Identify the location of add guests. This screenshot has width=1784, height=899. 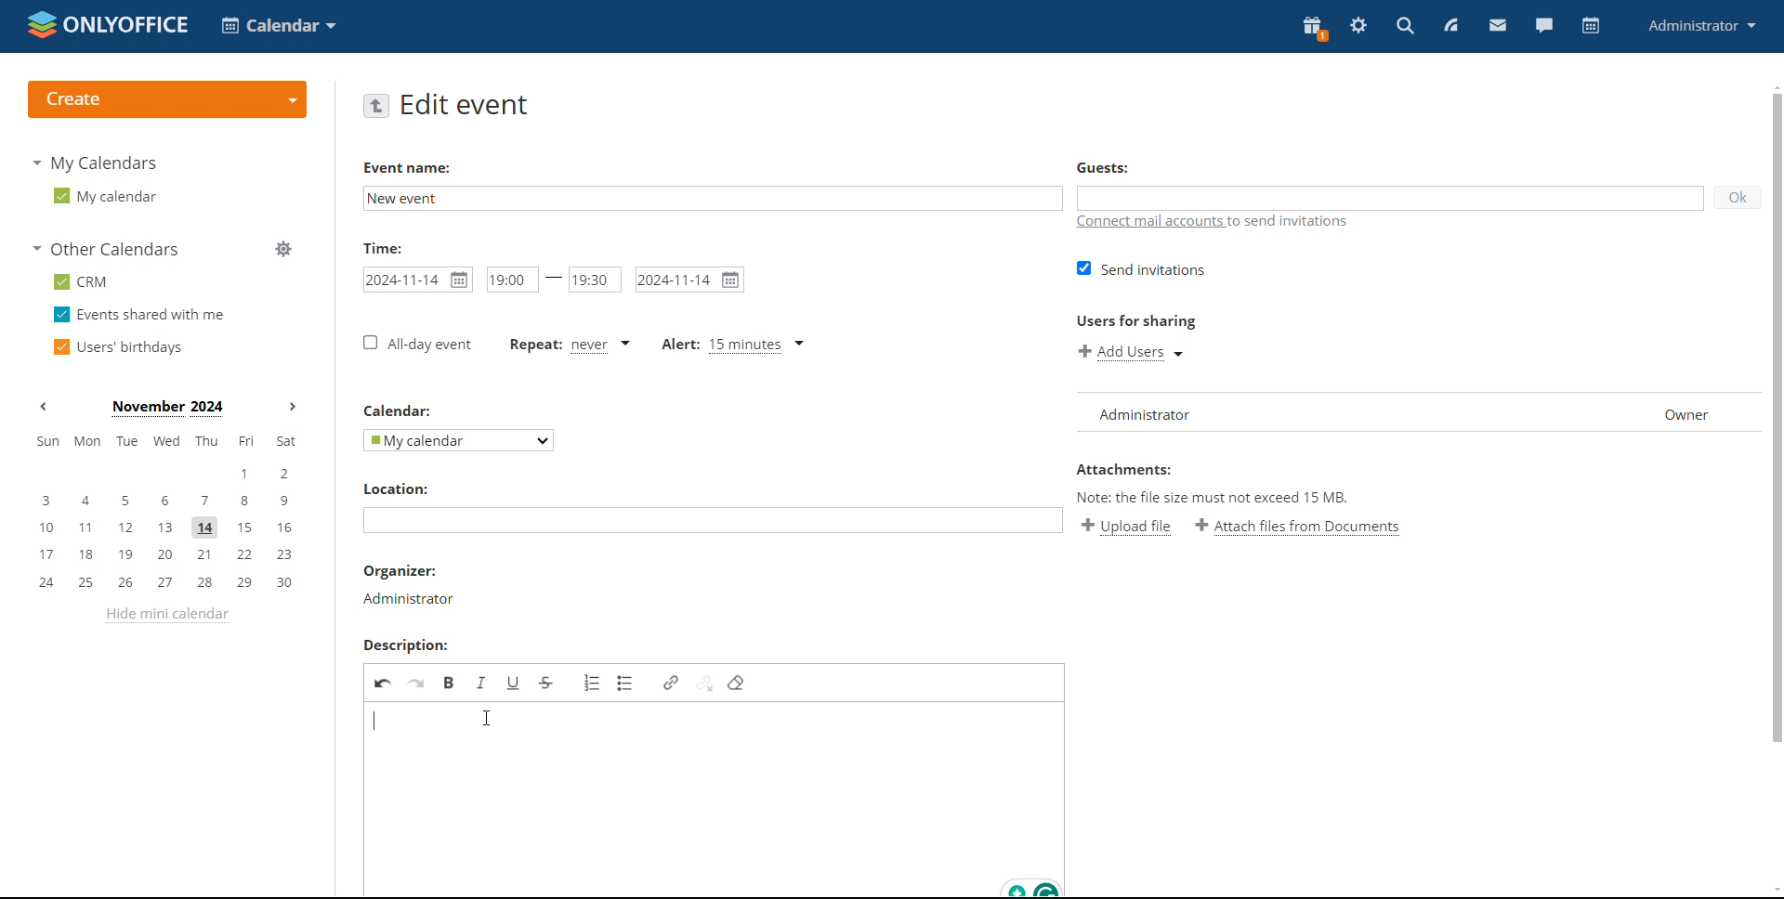
(1391, 197).